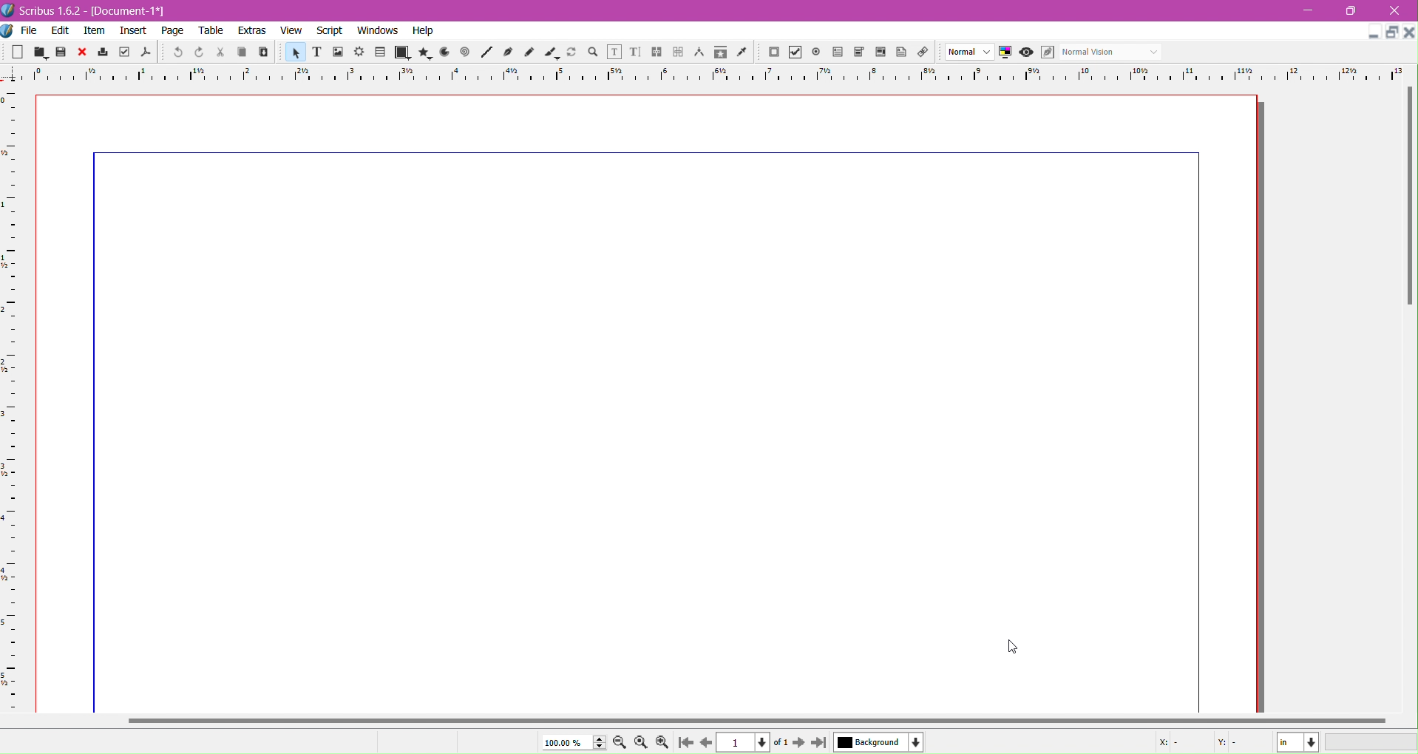 This screenshot has height=754, width=1418. What do you see at coordinates (531, 53) in the screenshot?
I see `freehand line` at bounding box center [531, 53].